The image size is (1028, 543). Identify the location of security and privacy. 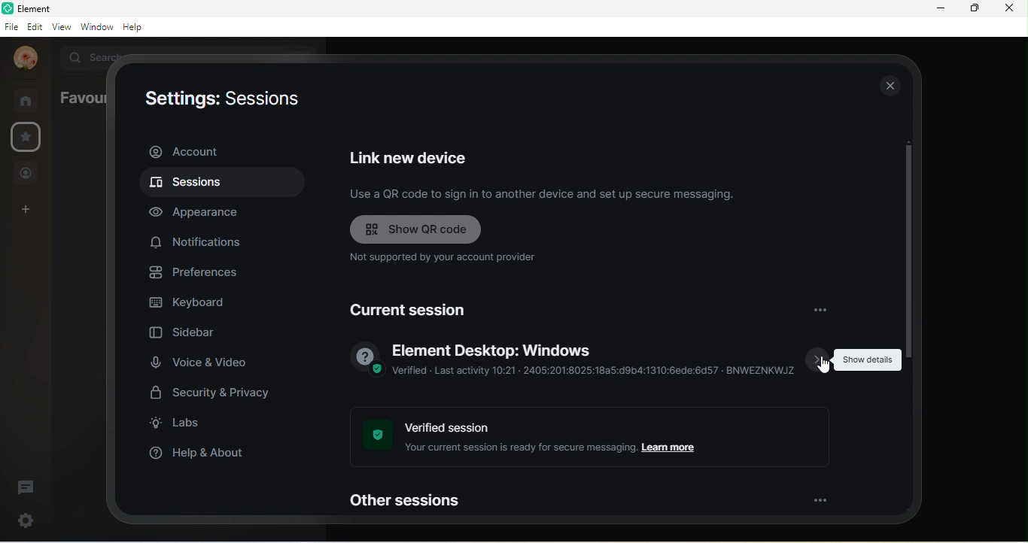
(218, 395).